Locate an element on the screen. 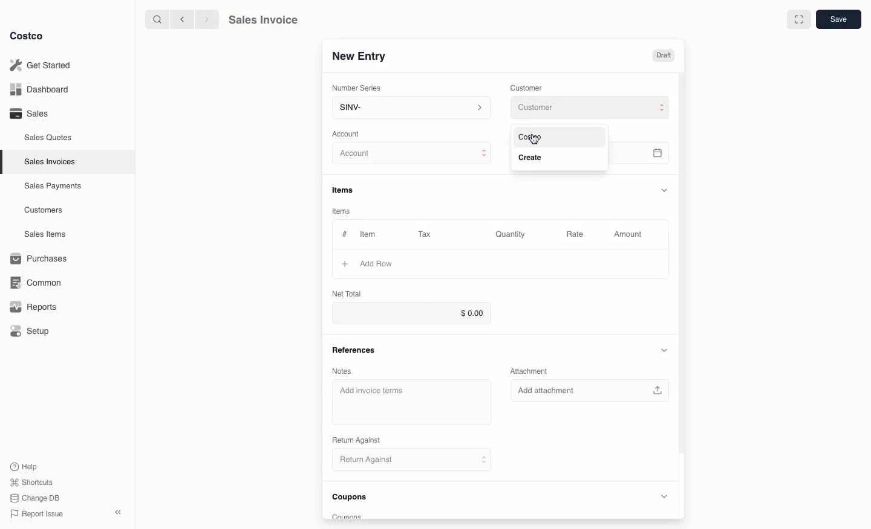  Sales is located at coordinates (28, 113).